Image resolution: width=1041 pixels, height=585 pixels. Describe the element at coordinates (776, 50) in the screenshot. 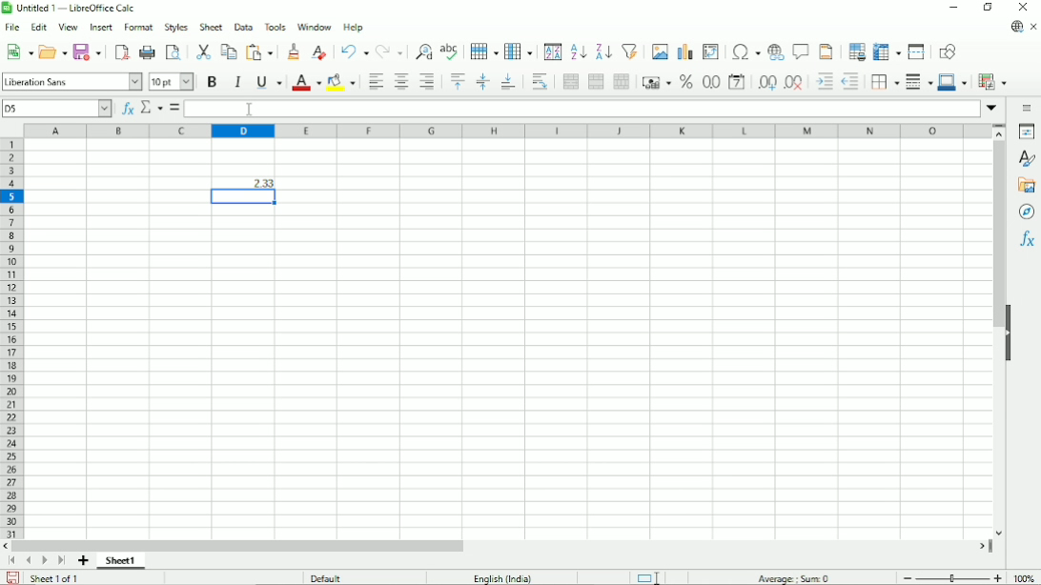

I see `Insert hyperlink` at that location.